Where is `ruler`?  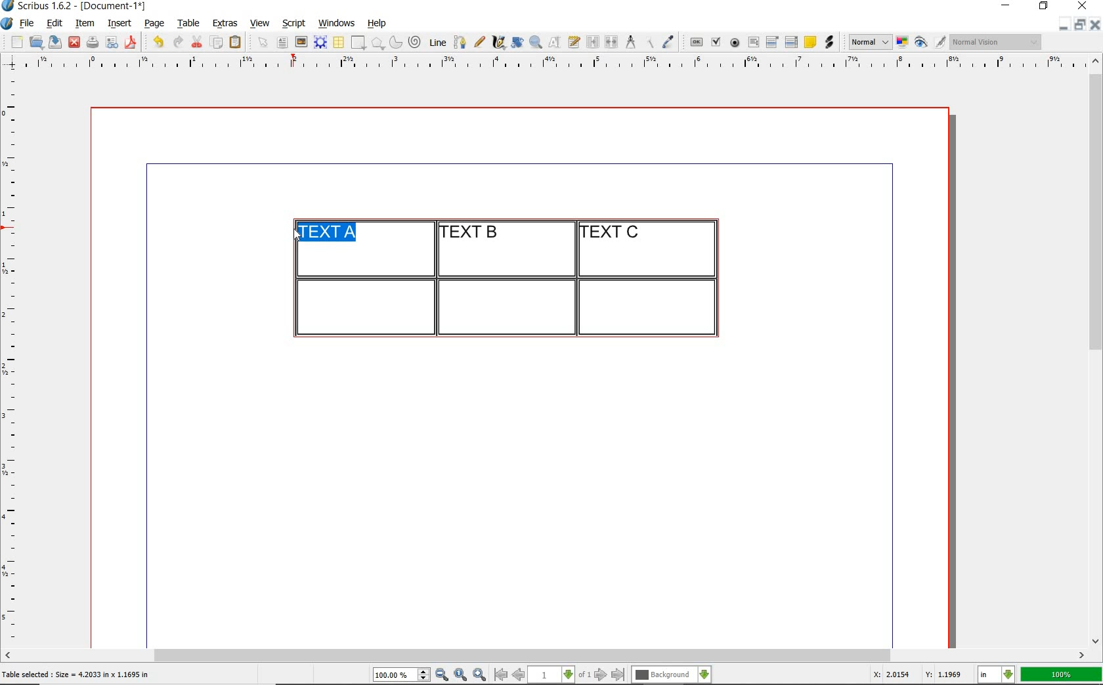
ruler is located at coordinates (14, 358).